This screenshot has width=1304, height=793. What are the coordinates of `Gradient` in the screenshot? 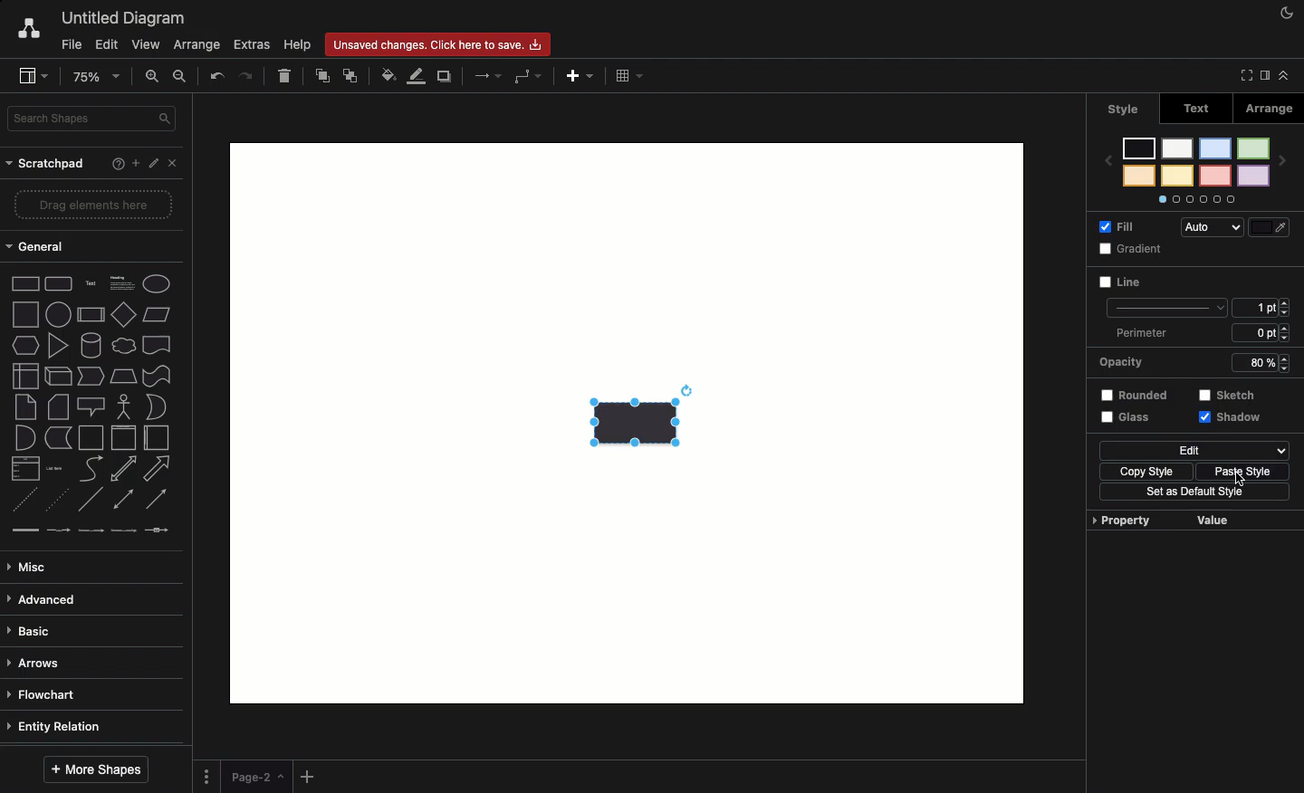 It's located at (1127, 251).